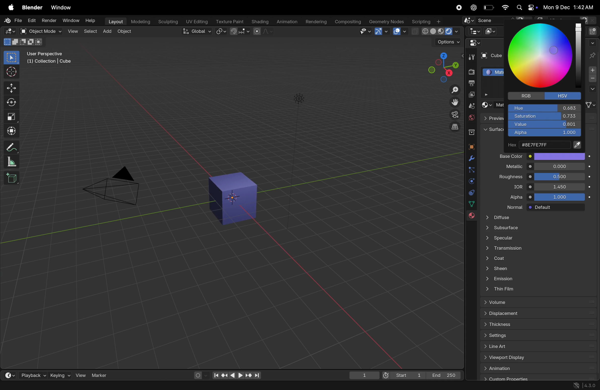  What do you see at coordinates (560, 186) in the screenshot?
I see `1.450` at bounding box center [560, 186].